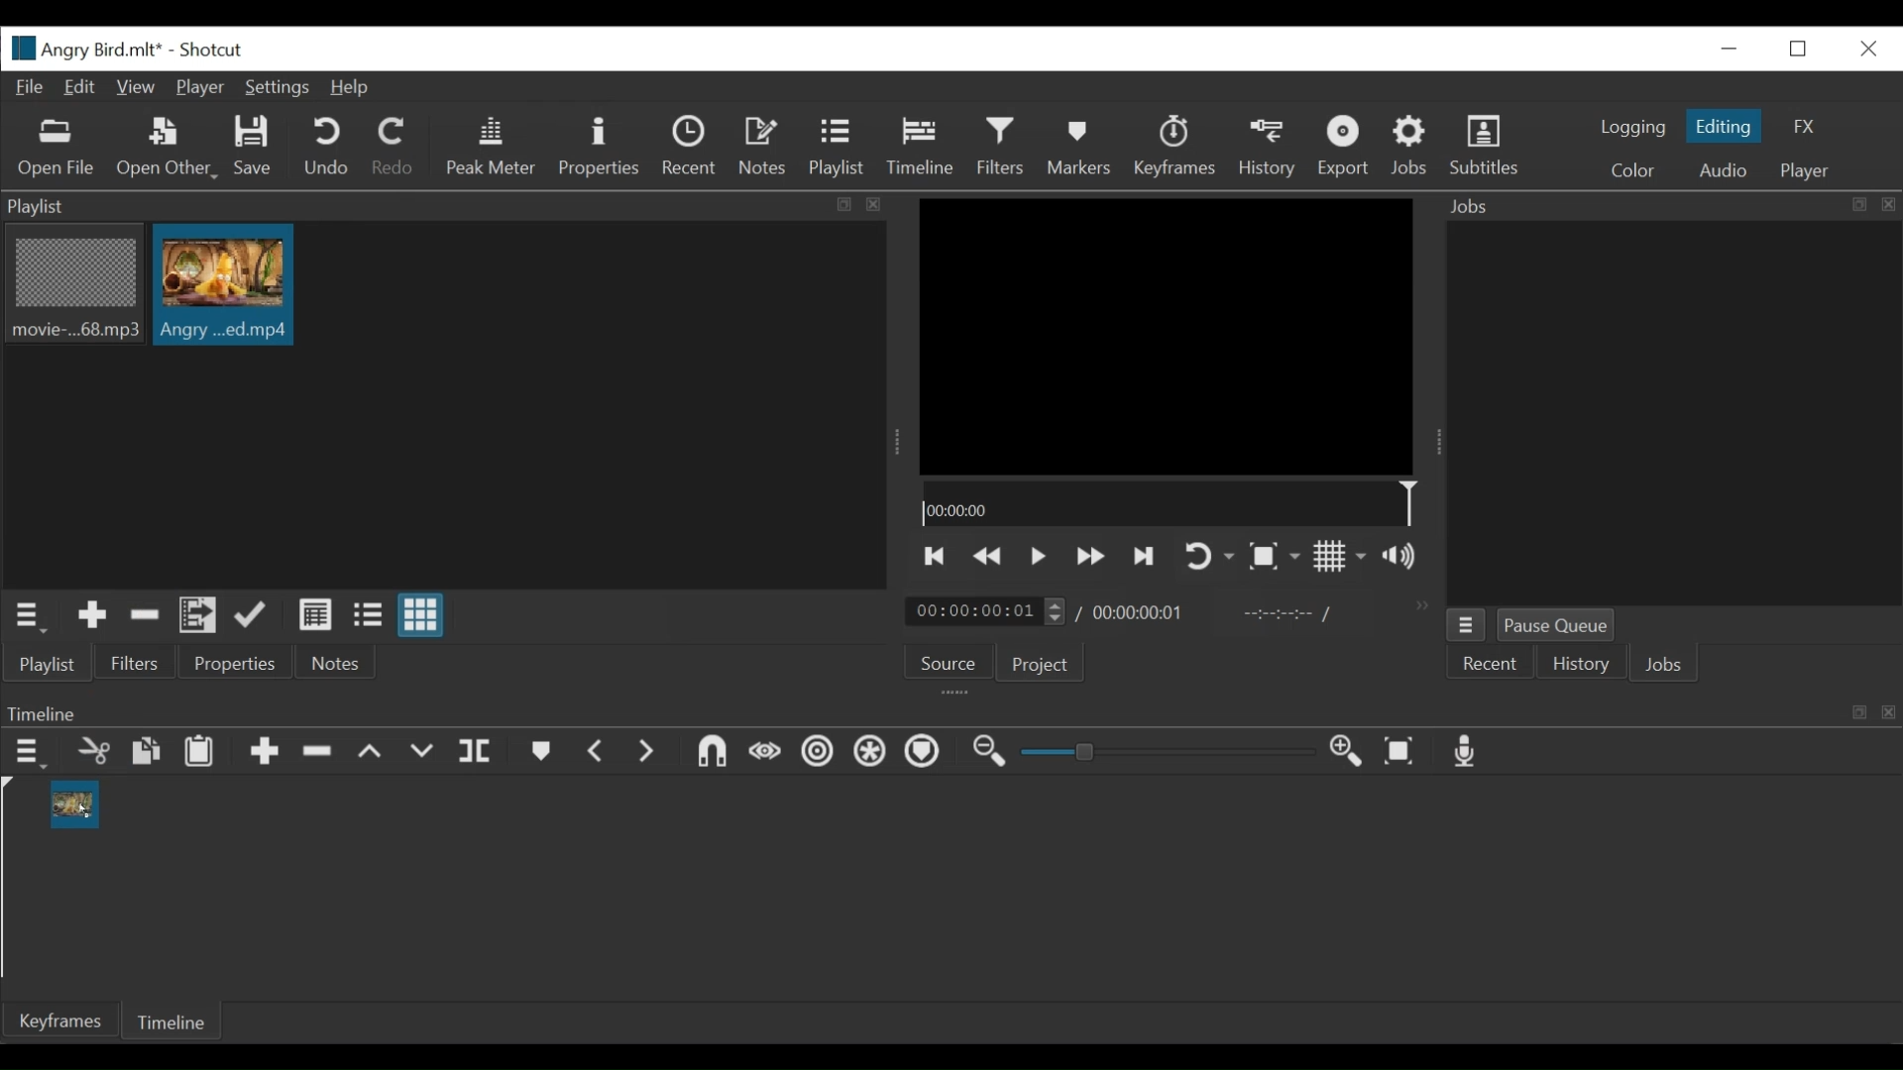 This screenshot has width=1903, height=1070. What do you see at coordinates (765, 147) in the screenshot?
I see `Notes` at bounding box center [765, 147].